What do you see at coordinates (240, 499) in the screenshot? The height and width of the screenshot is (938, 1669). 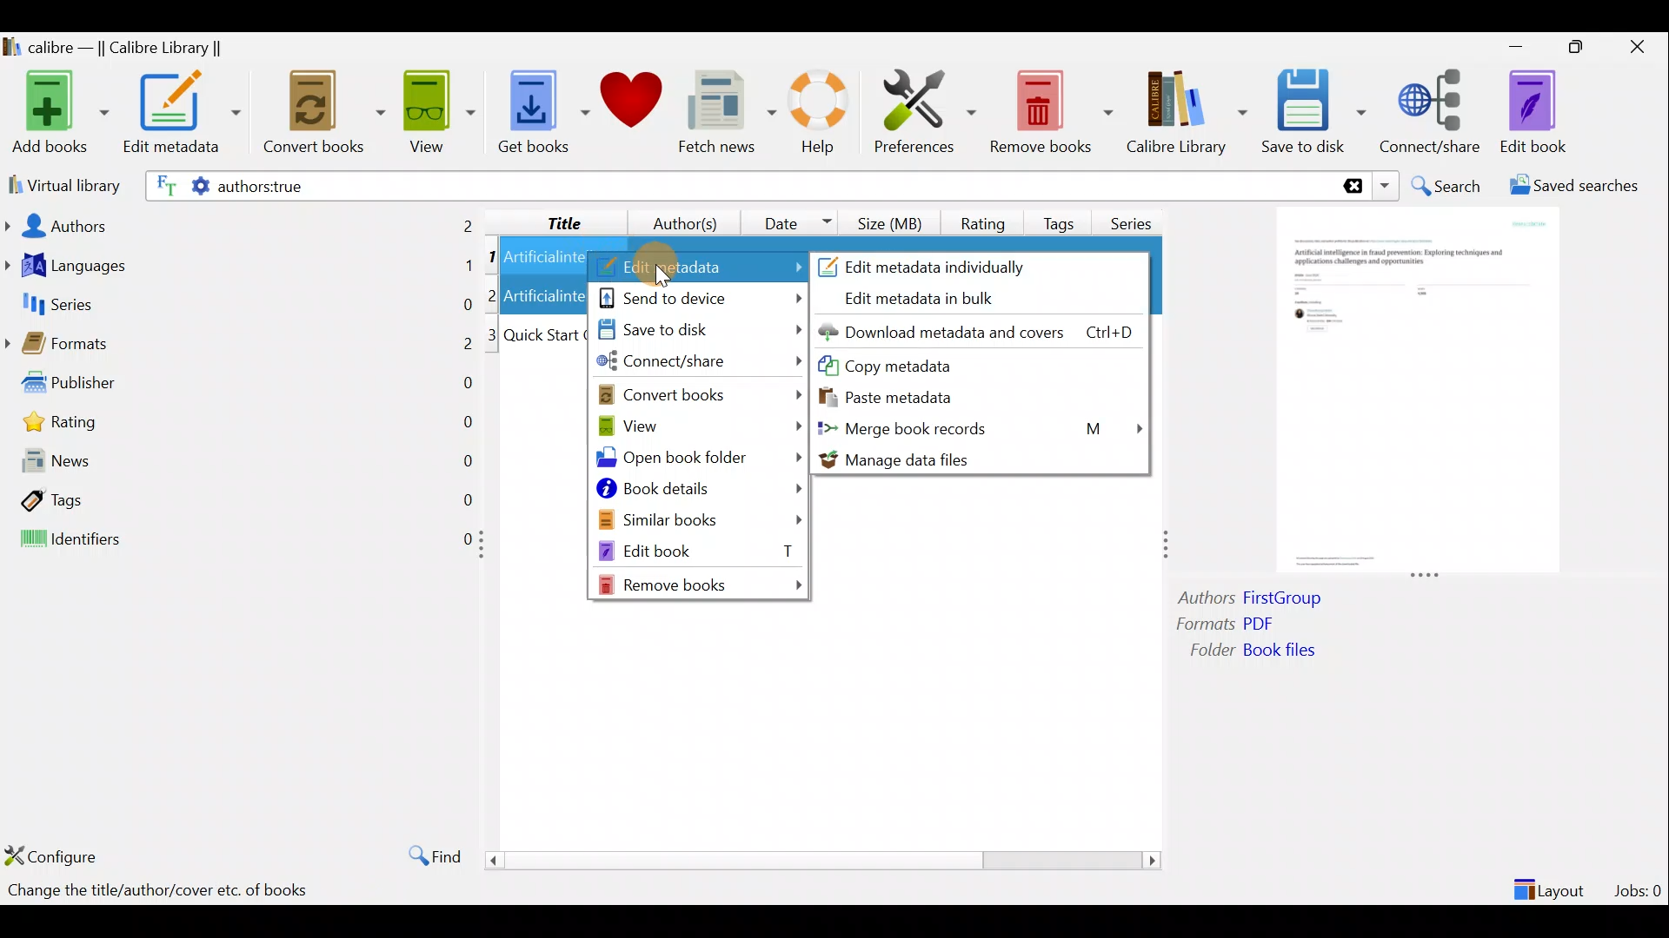 I see `Tags` at bounding box center [240, 499].